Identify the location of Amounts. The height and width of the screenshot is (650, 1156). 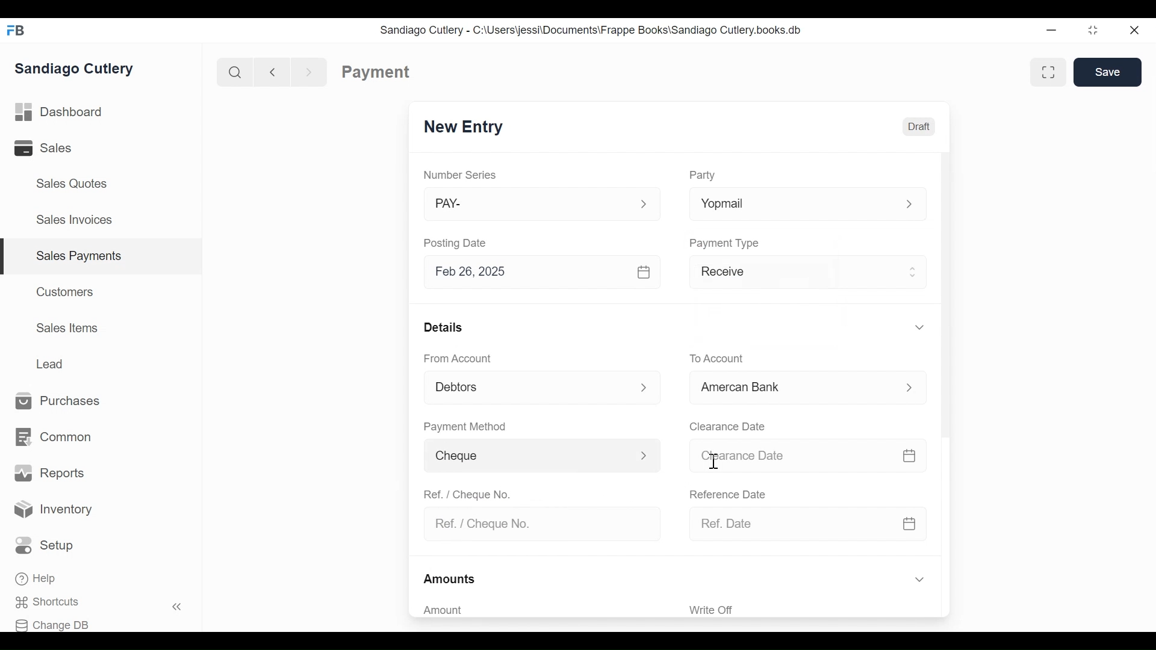
(450, 580).